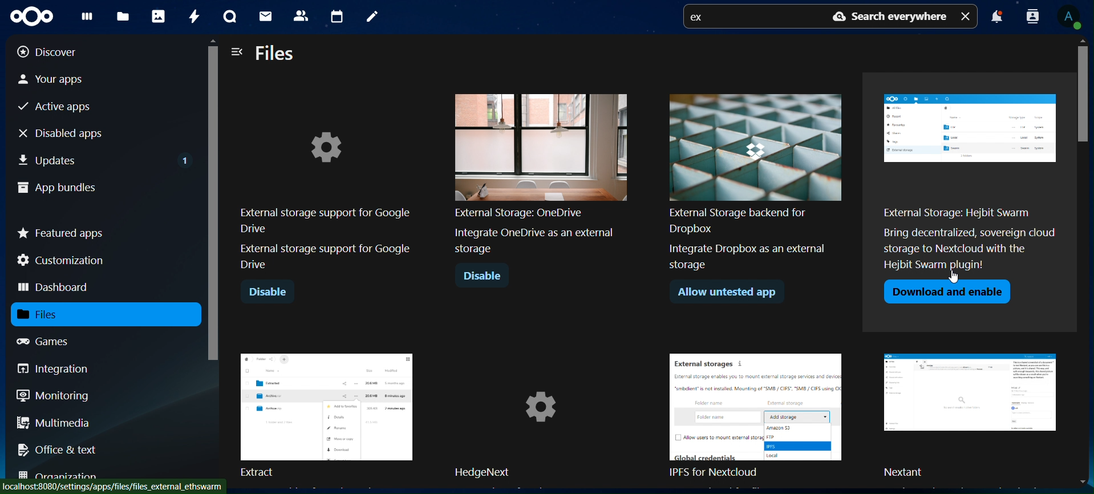 This screenshot has width=1094, height=494. What do you see at coordinates (763, 417) in the screenshot?
I see `IPFS for nextcloud` at bounding box center [763, 417].